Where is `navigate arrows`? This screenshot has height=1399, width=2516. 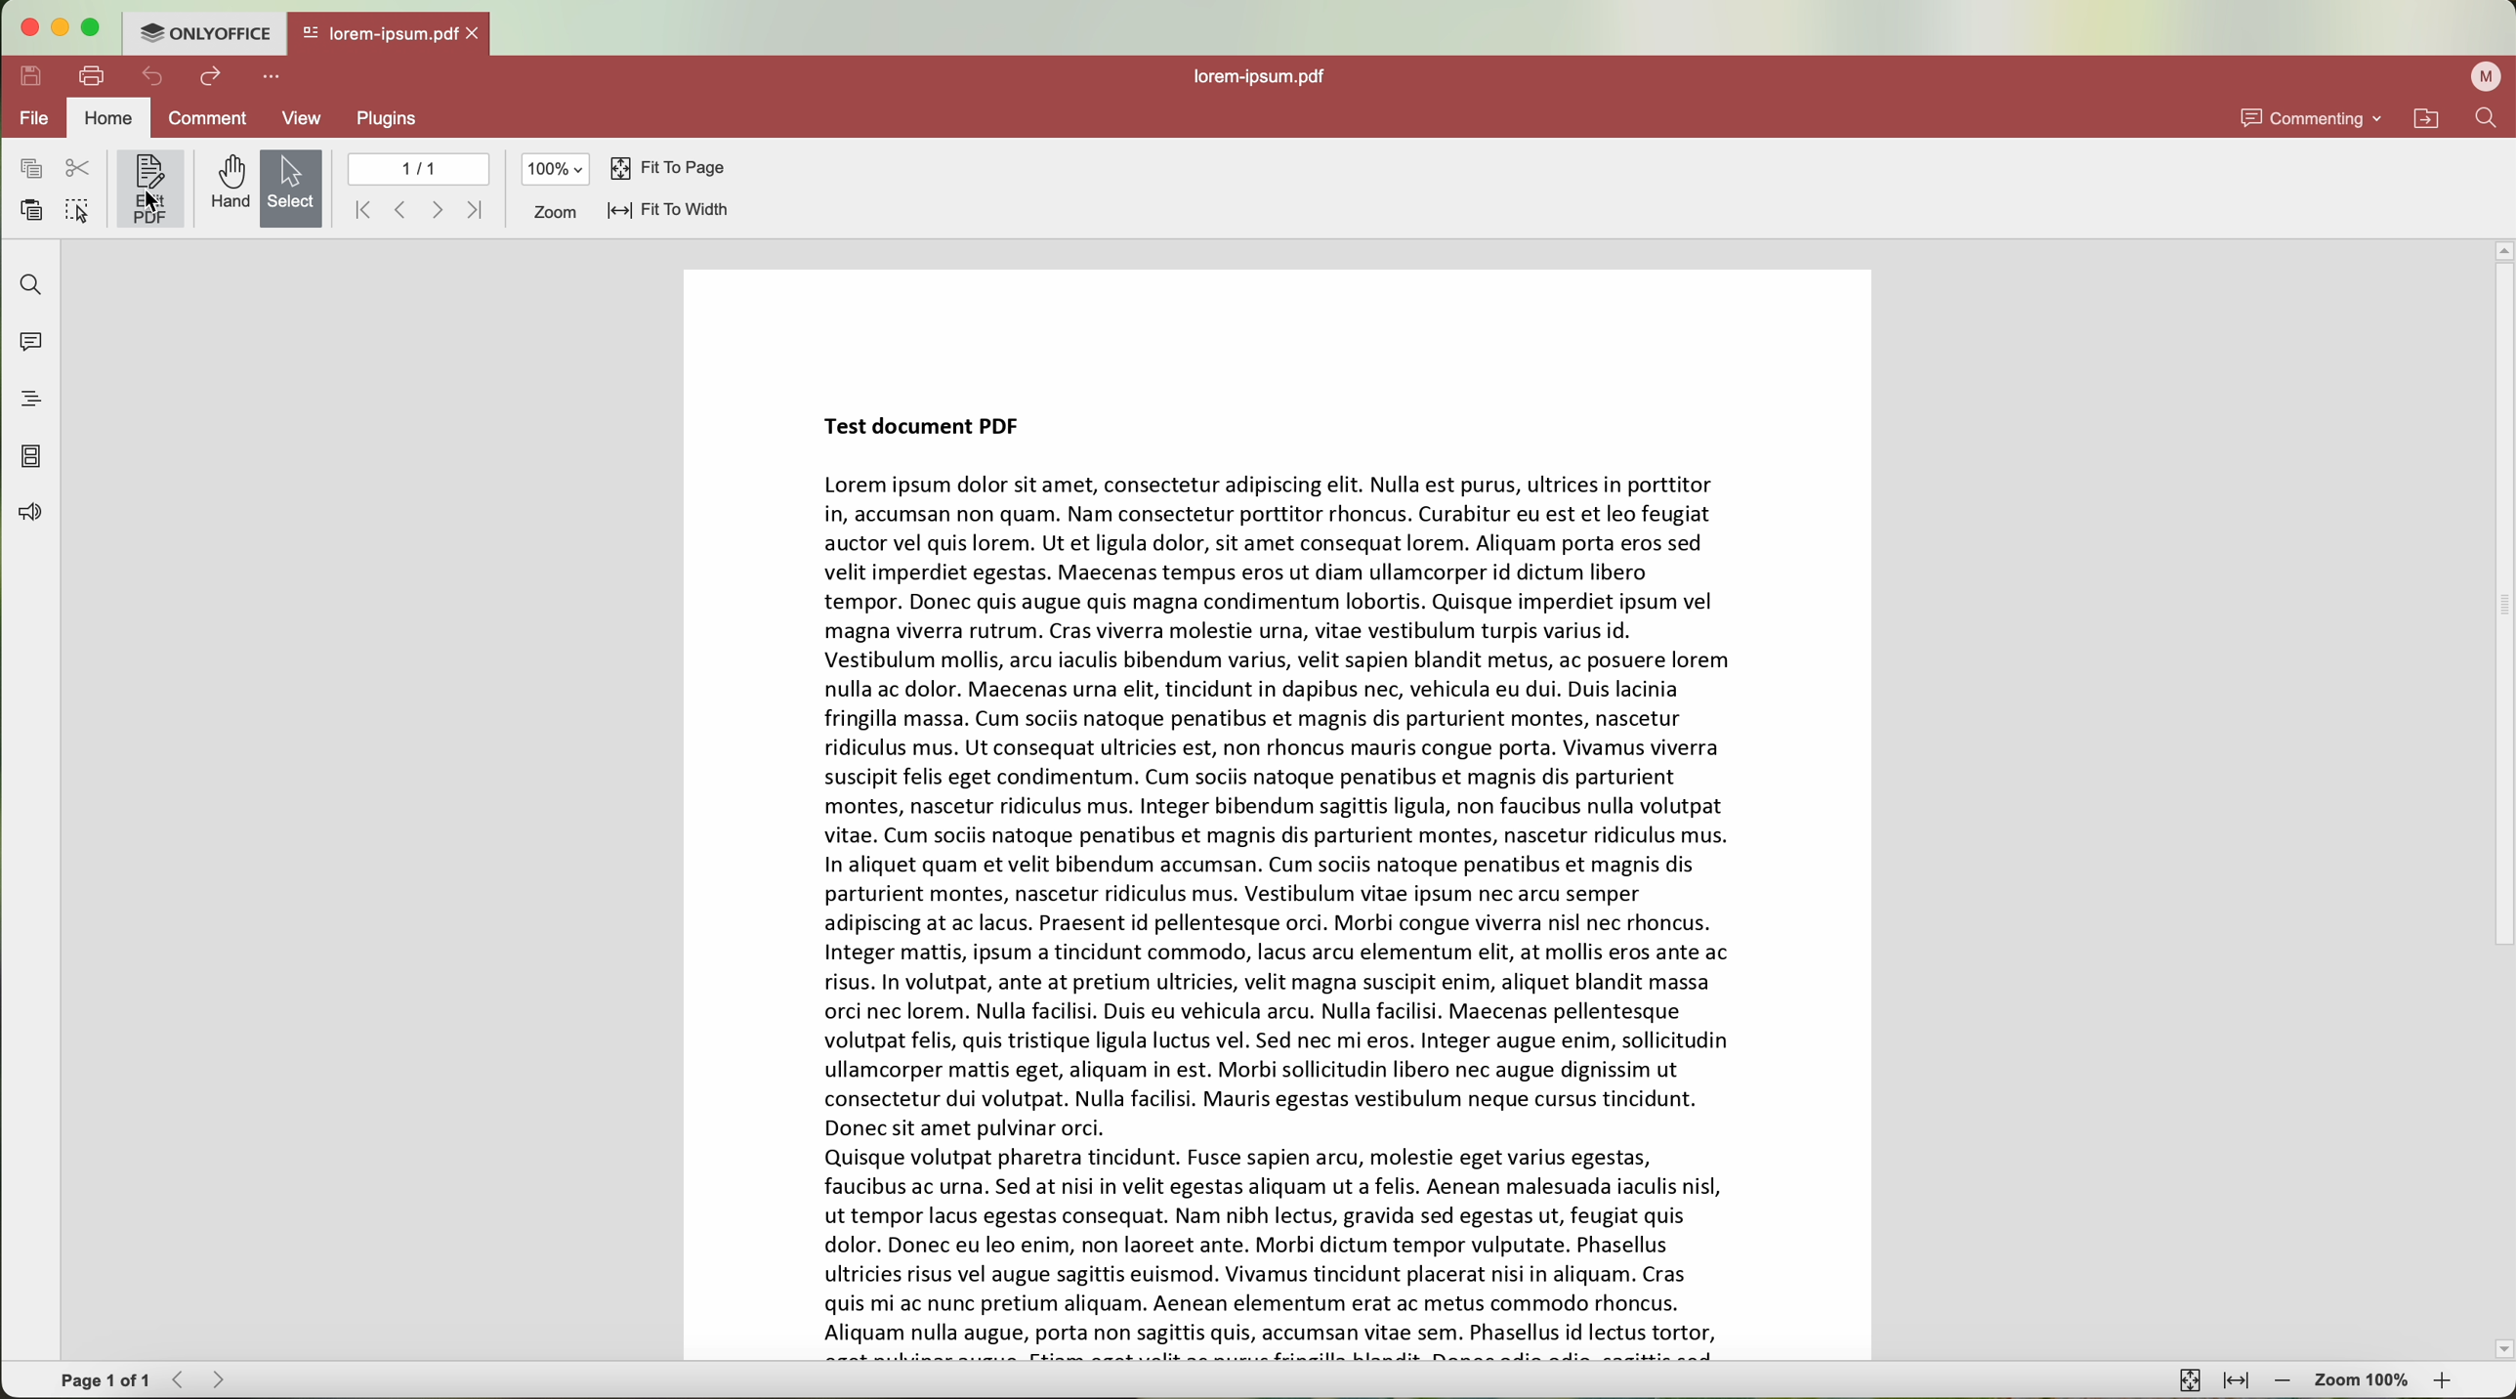 navigate arrows is located at coordinates (198, 1381).